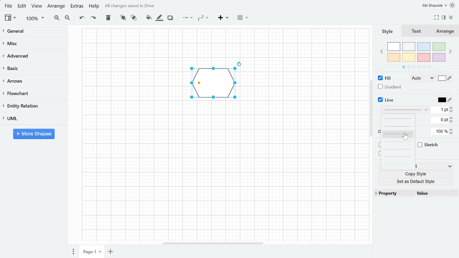 This screenshot has width=459, height=258. What do you see at coordinates (34, 43) in the screenshot?
I see `Misc` at bounding box center [34, 43].